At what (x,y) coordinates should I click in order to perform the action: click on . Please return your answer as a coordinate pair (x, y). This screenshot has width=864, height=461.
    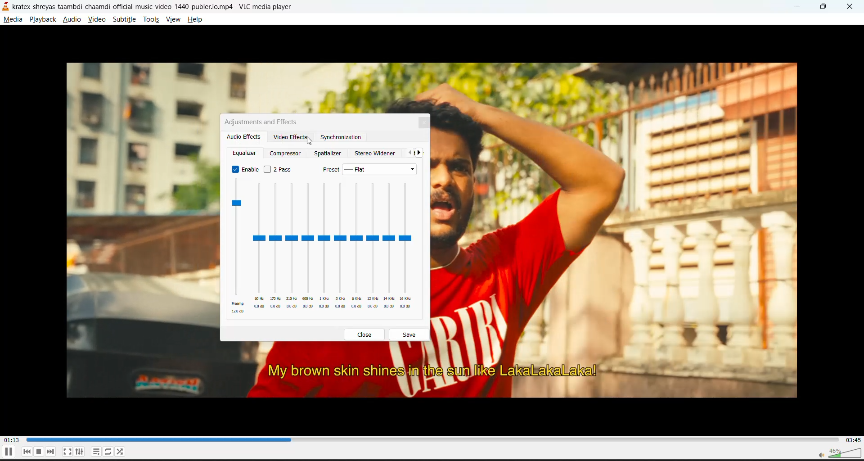
    Looking at the image, I should click on (407, 247).